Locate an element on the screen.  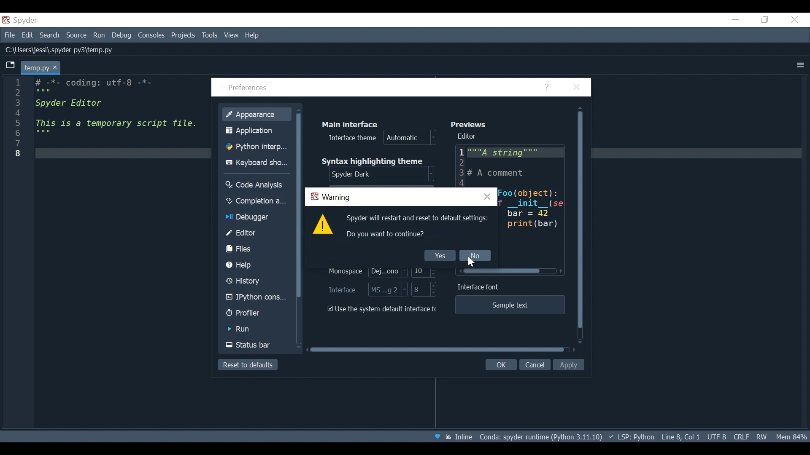
Conda Environment Indicator is located at coordinates (540, 437).